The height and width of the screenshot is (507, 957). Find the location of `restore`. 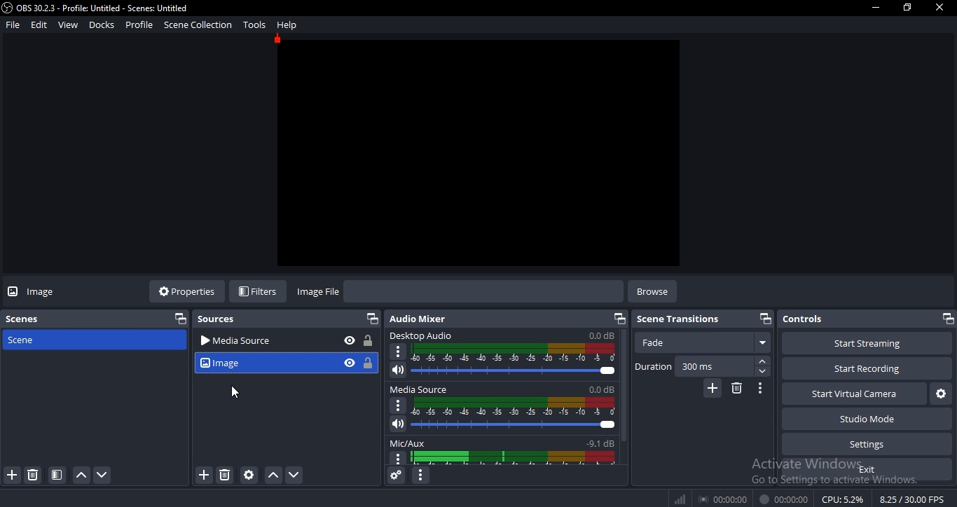

restore is located at coordinates (370, 318).